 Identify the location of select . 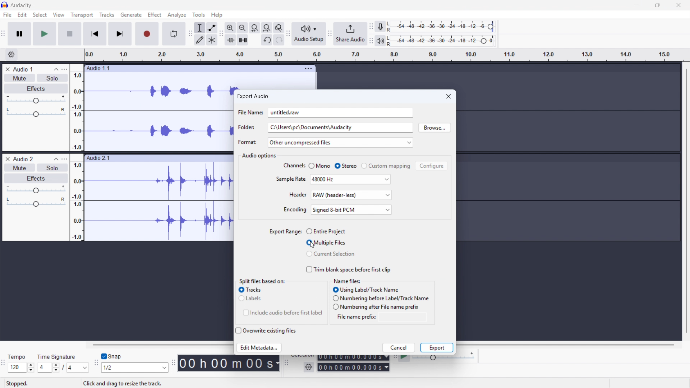
(40, 15).